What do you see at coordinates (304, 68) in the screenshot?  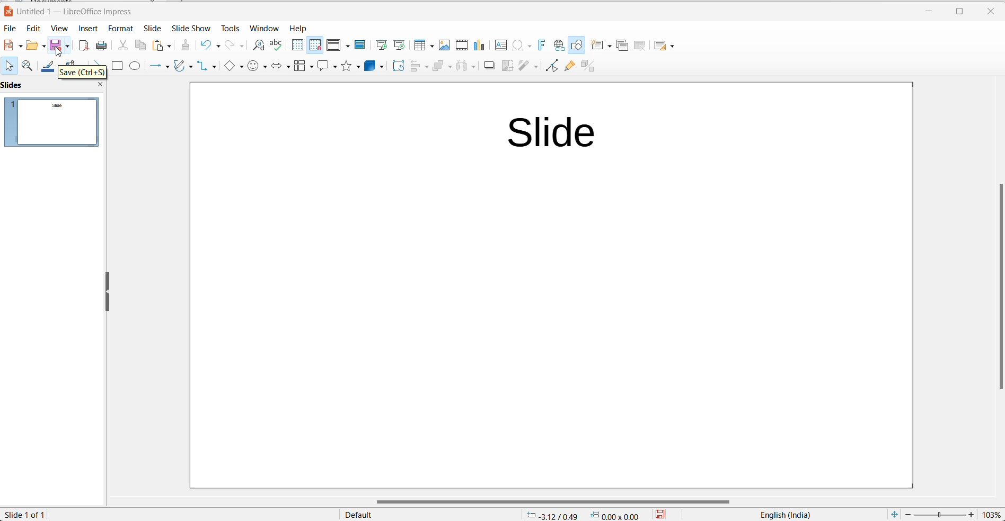 I see `flow chart` at bounding box center [304, 68].